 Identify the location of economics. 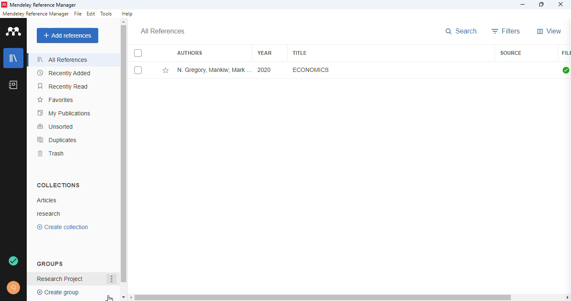
(311, 69).